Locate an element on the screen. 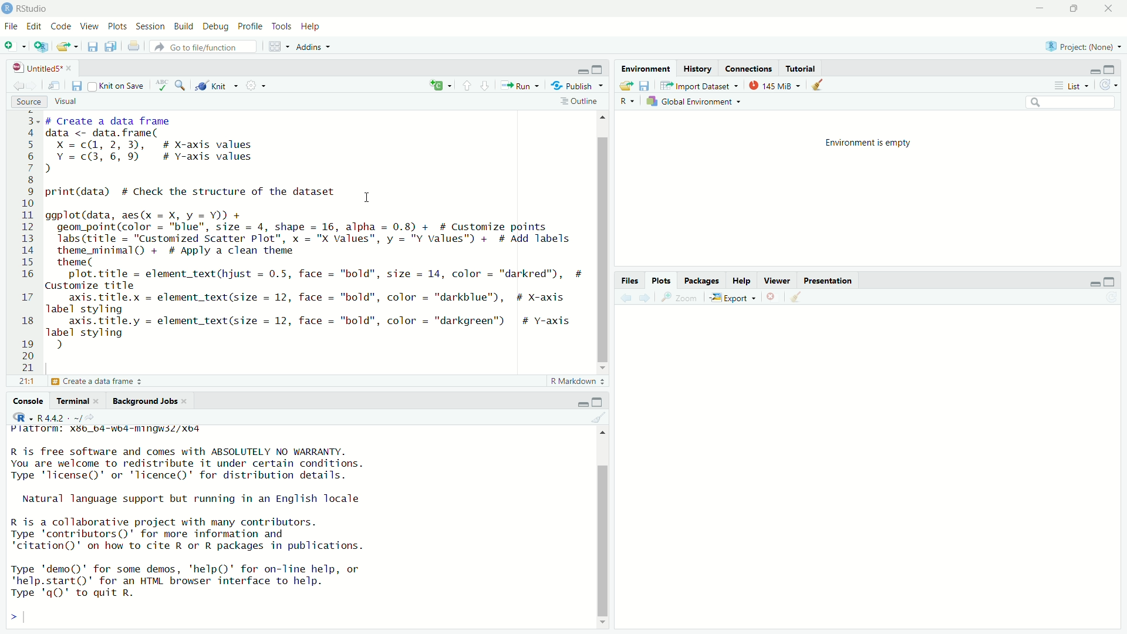 The height and width of the screenshot is (634, 1127). Knit on save is located at coordinates (117, 87).